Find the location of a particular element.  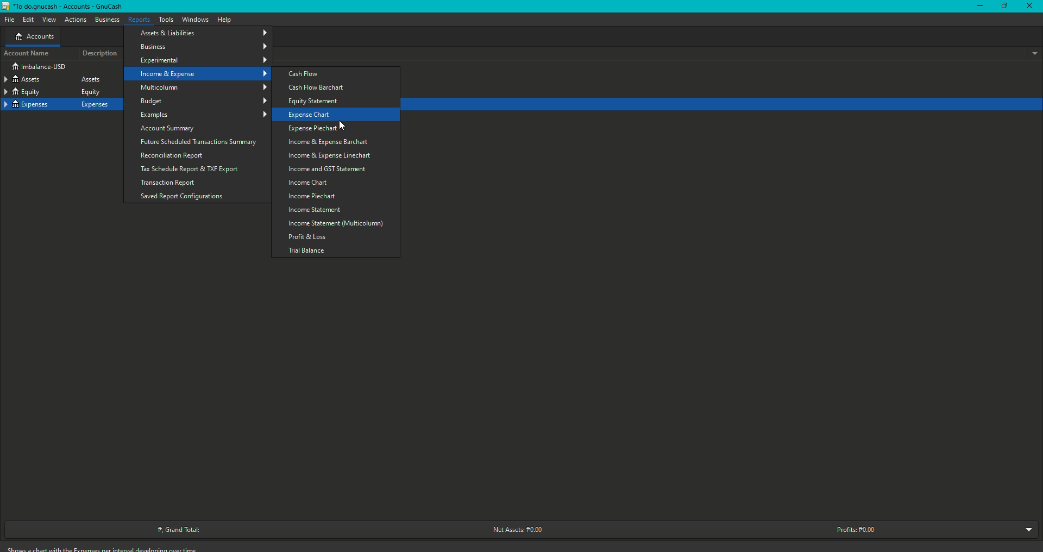

Assets and Liabilities is located at coordinates (206, 33).